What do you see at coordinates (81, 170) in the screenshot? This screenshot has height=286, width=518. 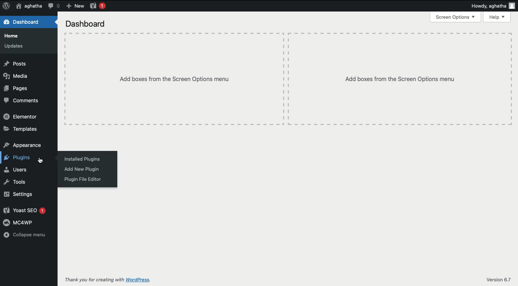 I see `Add new plugin` at bounding box center [81, 170].